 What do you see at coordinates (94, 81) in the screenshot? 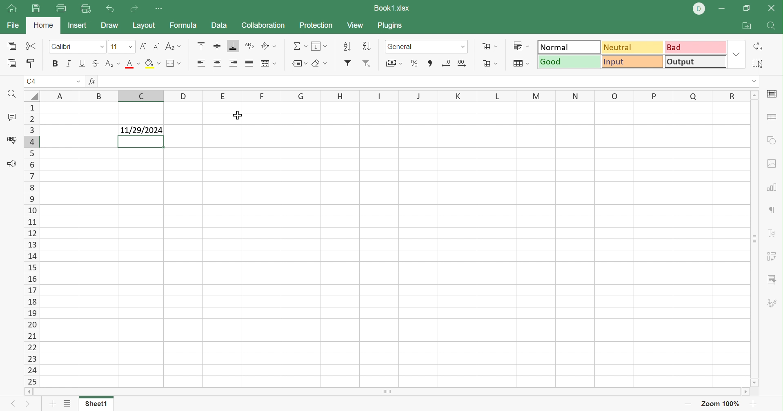
I see `fx` at bounding box center [94, 81].